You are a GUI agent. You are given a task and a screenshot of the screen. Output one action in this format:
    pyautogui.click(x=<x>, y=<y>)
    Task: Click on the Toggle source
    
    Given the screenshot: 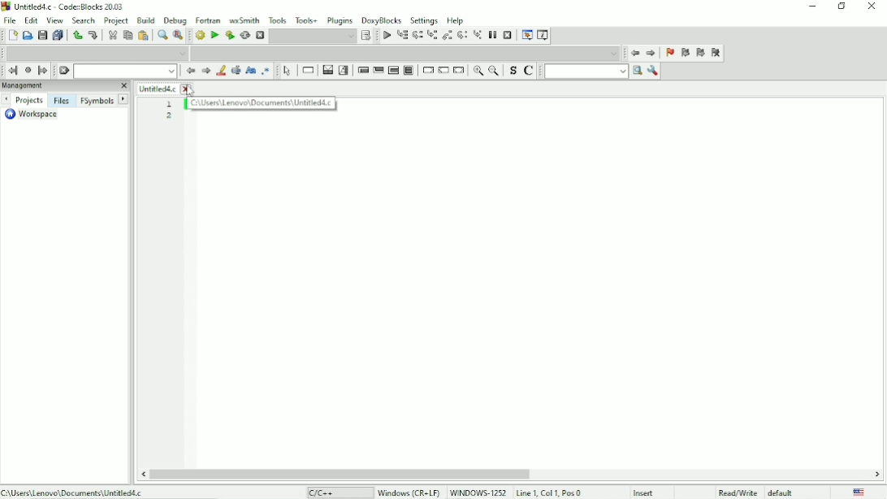 What is the action you would take?
    pyautogui.click(x=513, y=71)
    